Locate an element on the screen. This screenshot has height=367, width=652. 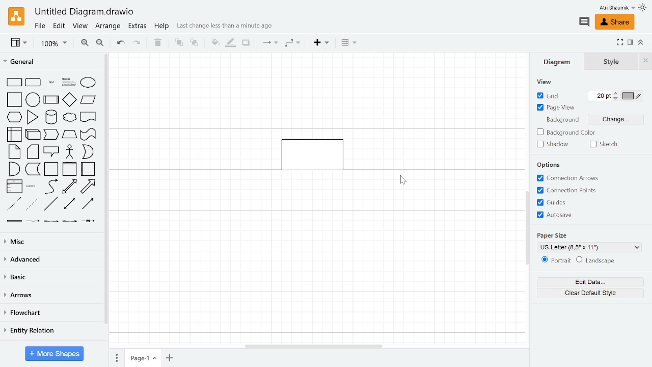
Increase grid pts is located at coordinates (616, 93).